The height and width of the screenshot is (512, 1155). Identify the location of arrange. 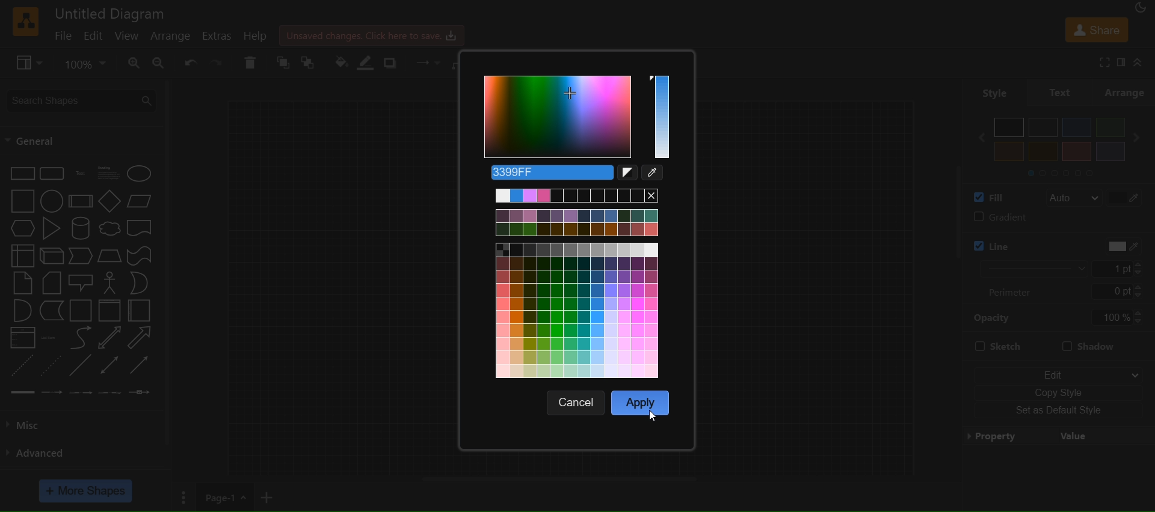
(174, 37).